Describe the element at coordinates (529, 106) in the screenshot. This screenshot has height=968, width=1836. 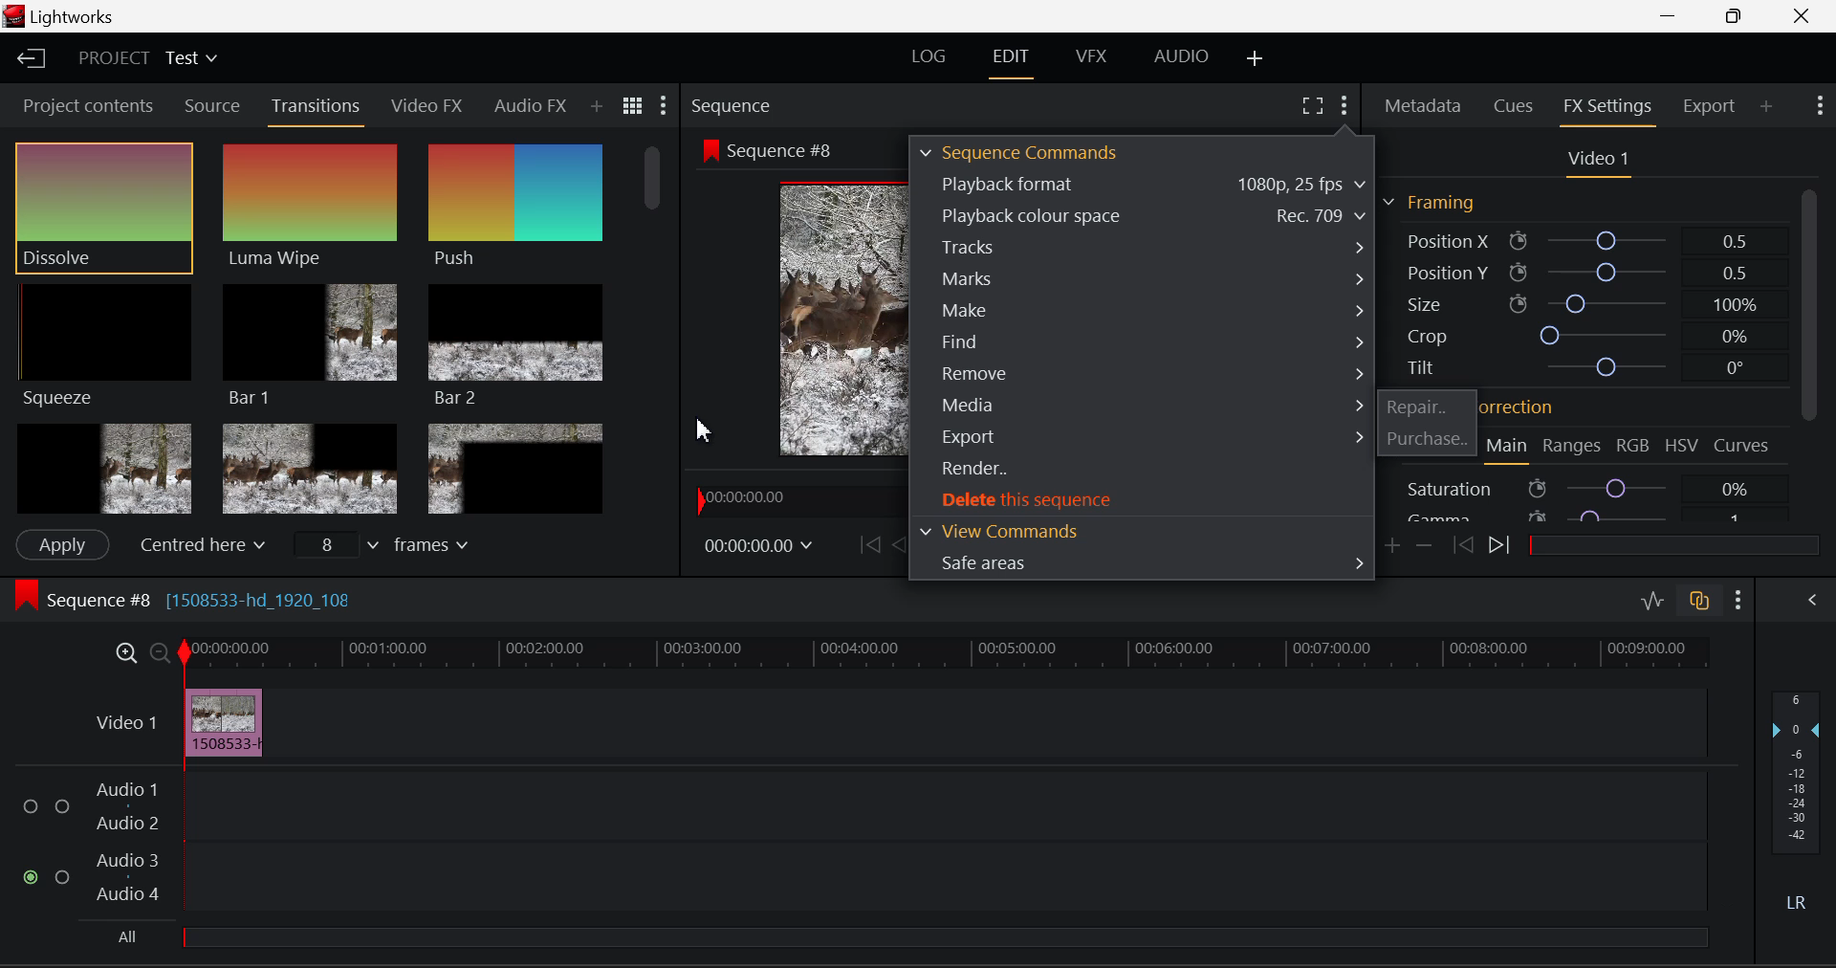
I see `Audio FX` at that location.